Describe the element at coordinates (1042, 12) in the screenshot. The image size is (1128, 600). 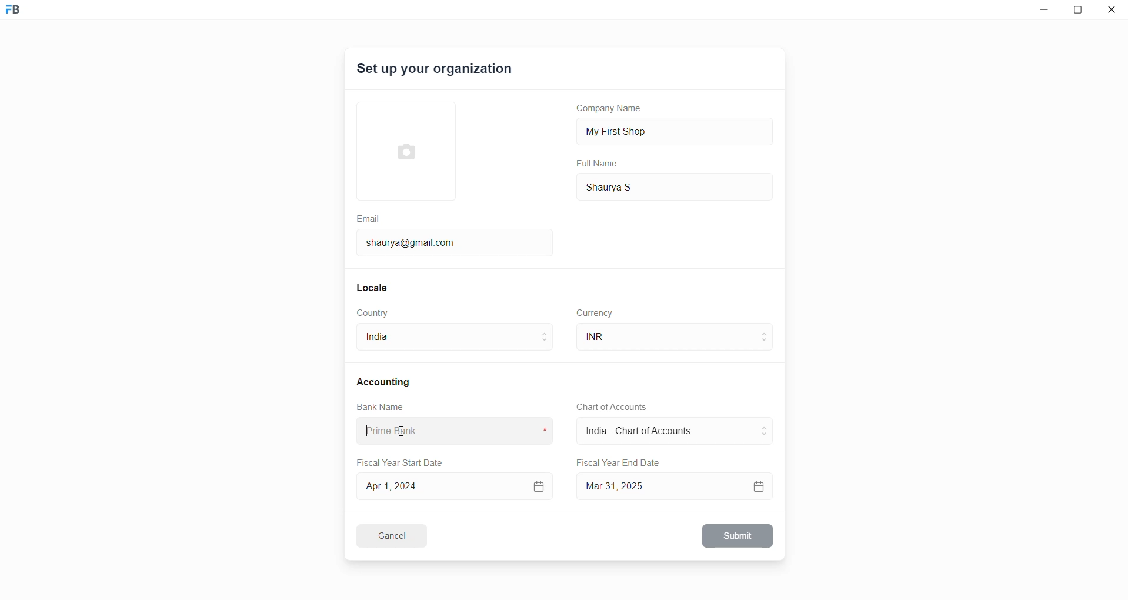
I see `minimize` at that location.